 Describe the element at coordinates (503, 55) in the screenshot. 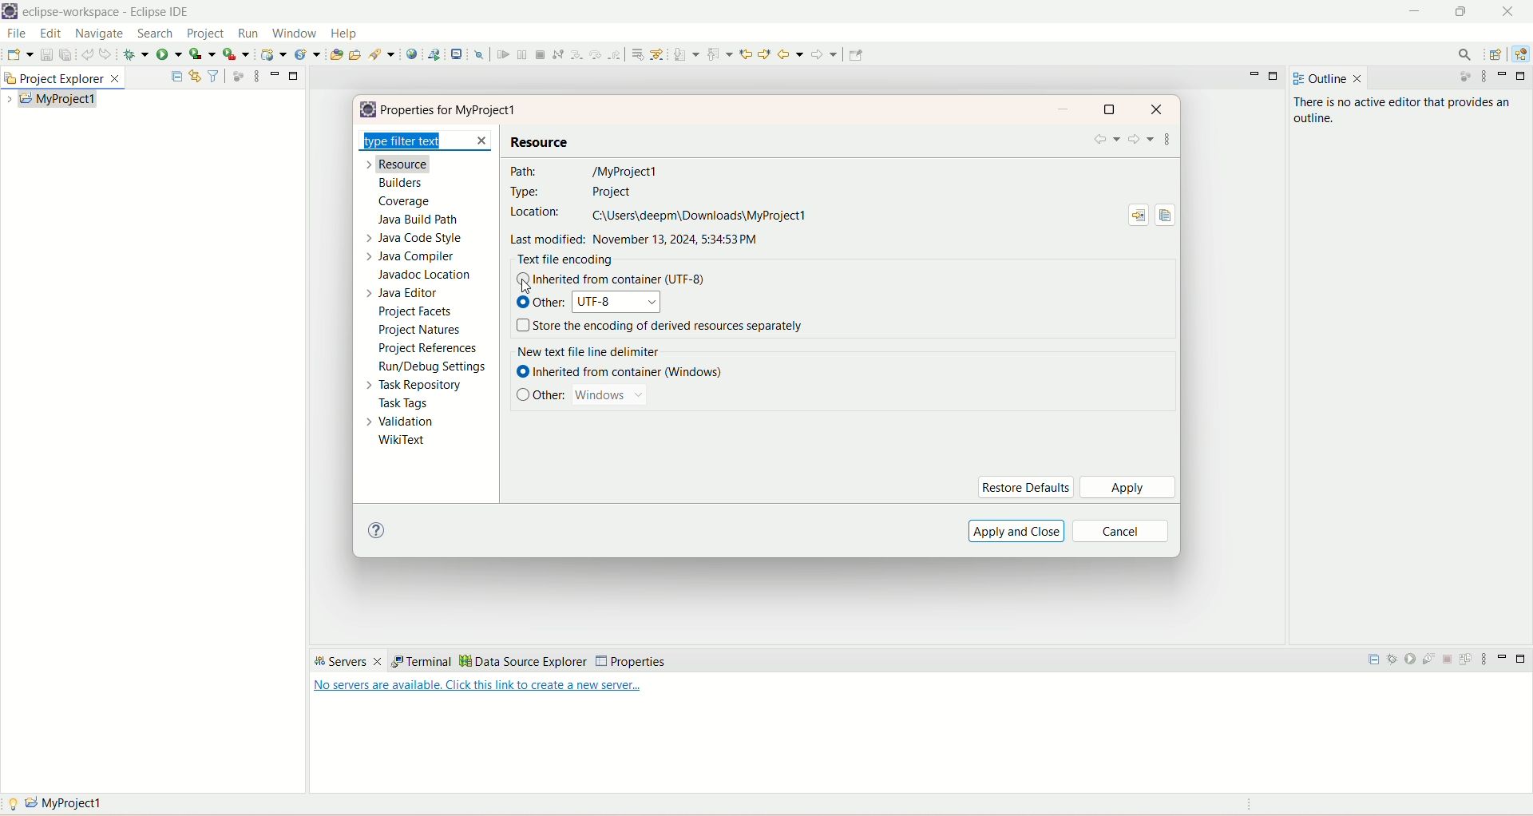

I see `resume` at that location.